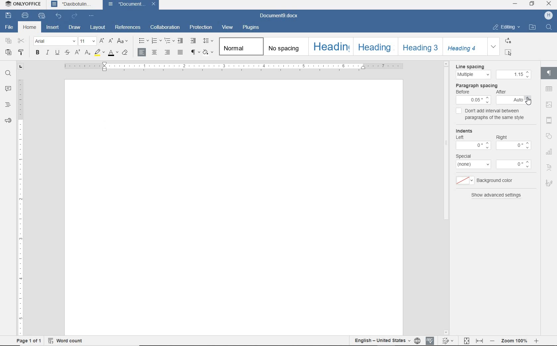  Describe the element at coordinates (234, 66) in the screenshot. I see `ruler` at that location.